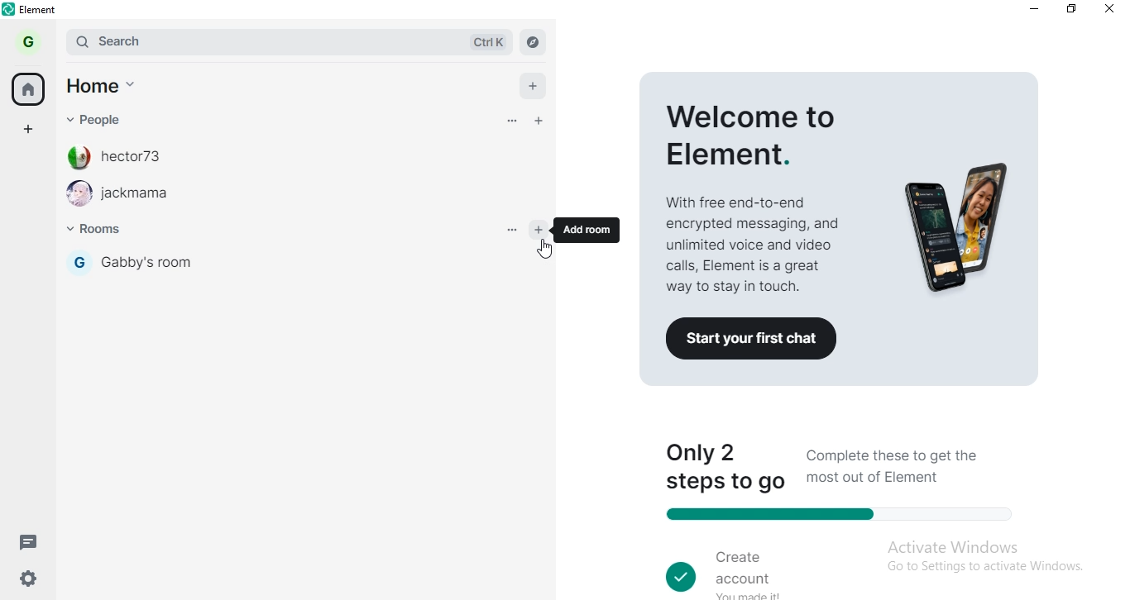  I want to click on add people, so click(542, 121).